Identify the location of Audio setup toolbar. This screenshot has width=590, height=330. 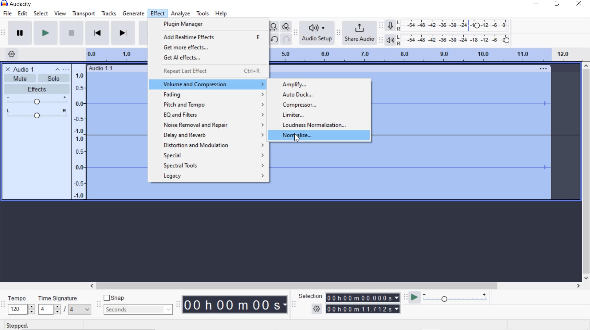
(296, 33).